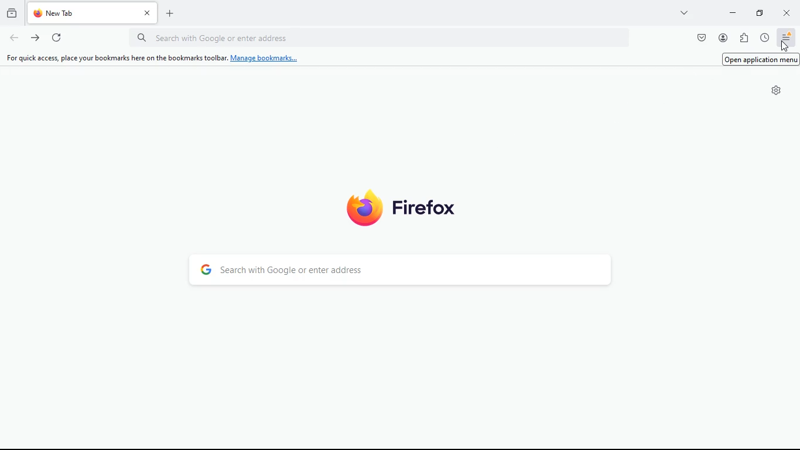 Image resolution: width=800 pixels, height=450 pixels. Describe the element at coordinates (699, 38) in the screenshot. I see `pocket` at that location.